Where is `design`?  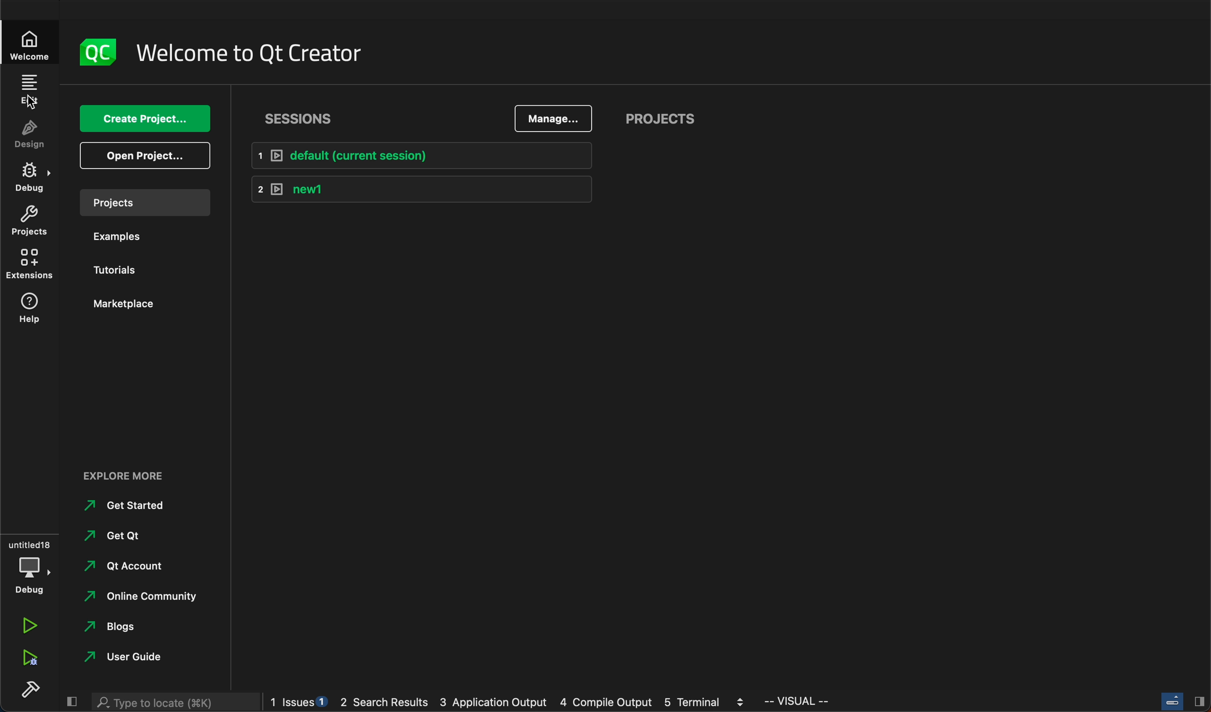 design is located at coordinates (31, 137).